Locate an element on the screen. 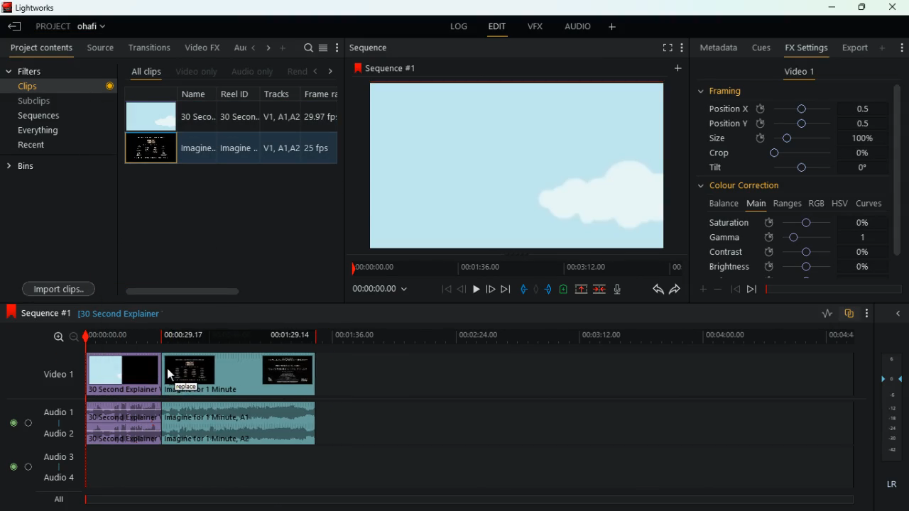 The width and height of the screenshot is (909, 511). lr is located at coordinates (891, 485).